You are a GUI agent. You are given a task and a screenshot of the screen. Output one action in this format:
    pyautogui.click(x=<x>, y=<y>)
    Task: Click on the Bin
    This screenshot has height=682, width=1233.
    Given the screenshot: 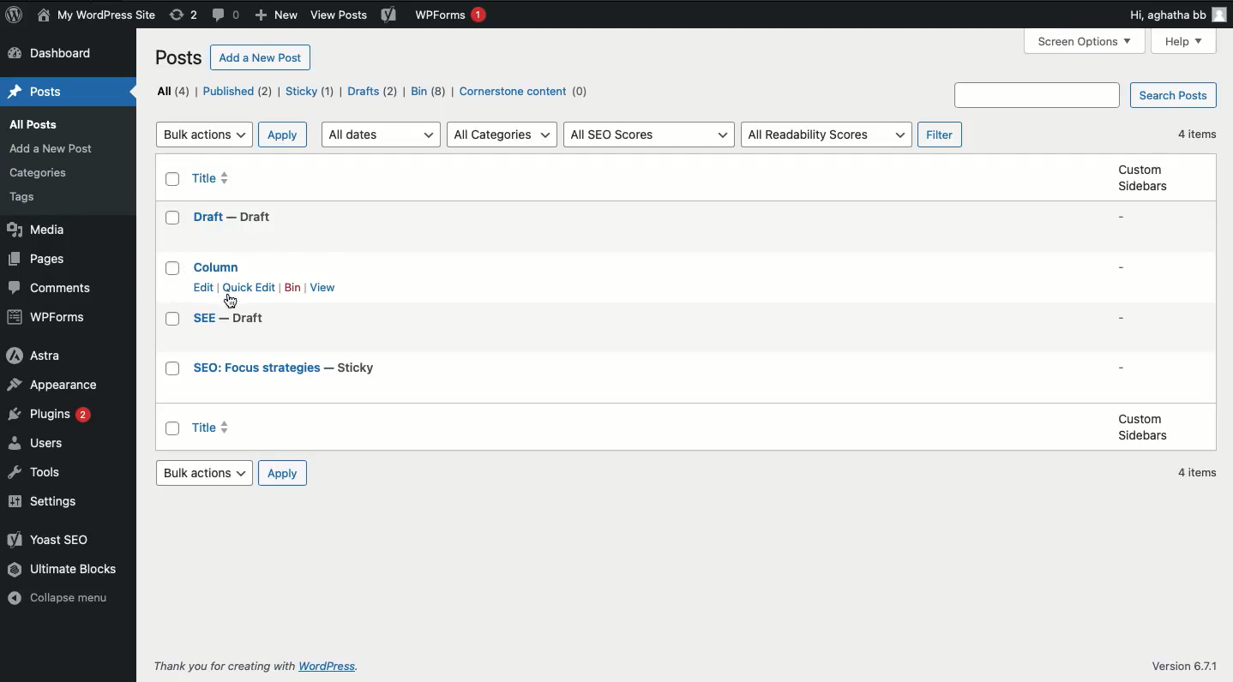 What is the action you would take?
    pyautogui.click(x=429, y=93)
    